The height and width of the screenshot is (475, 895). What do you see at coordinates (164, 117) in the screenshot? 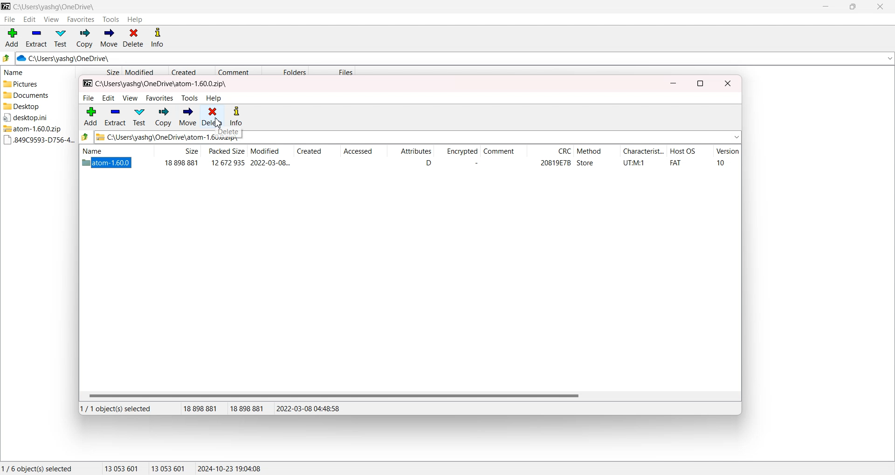
I see `copy` at bounding box center [164, 117].